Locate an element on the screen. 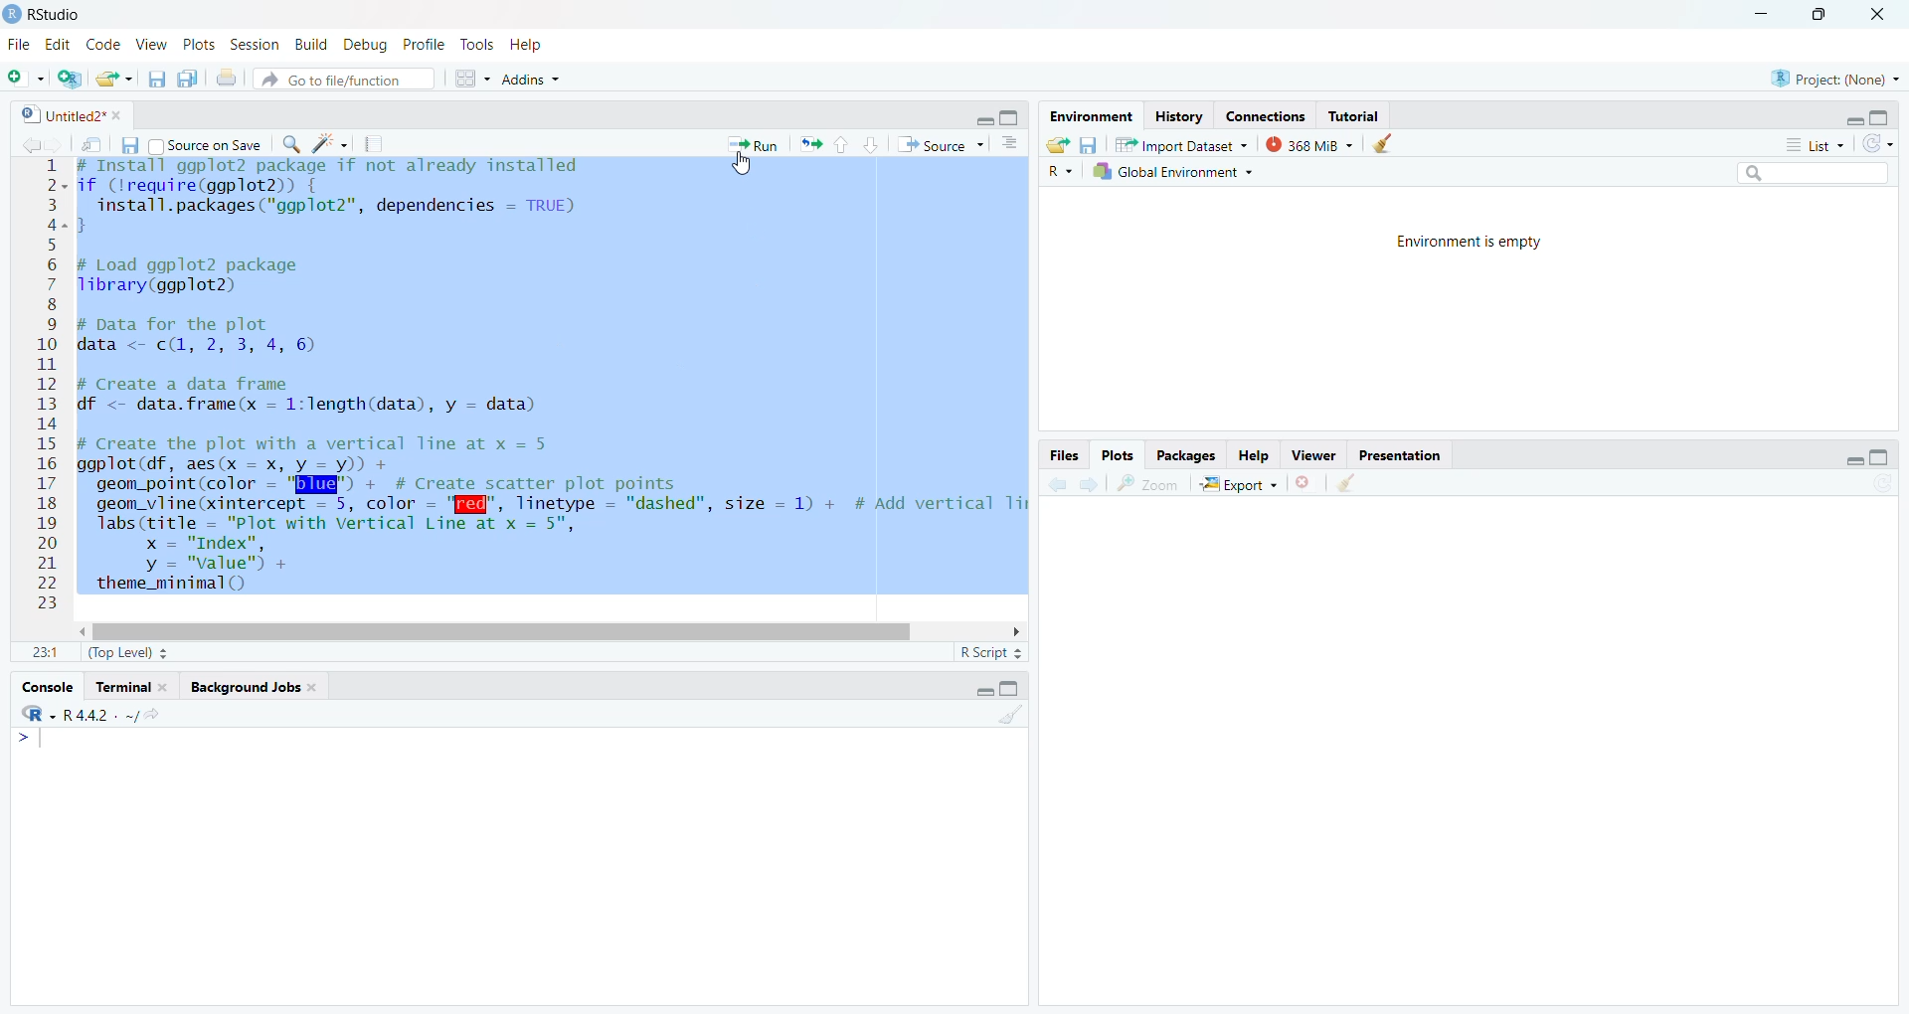 The height and width of the screenshot is (1014, 1909). File is located at coordinates (20, 44).